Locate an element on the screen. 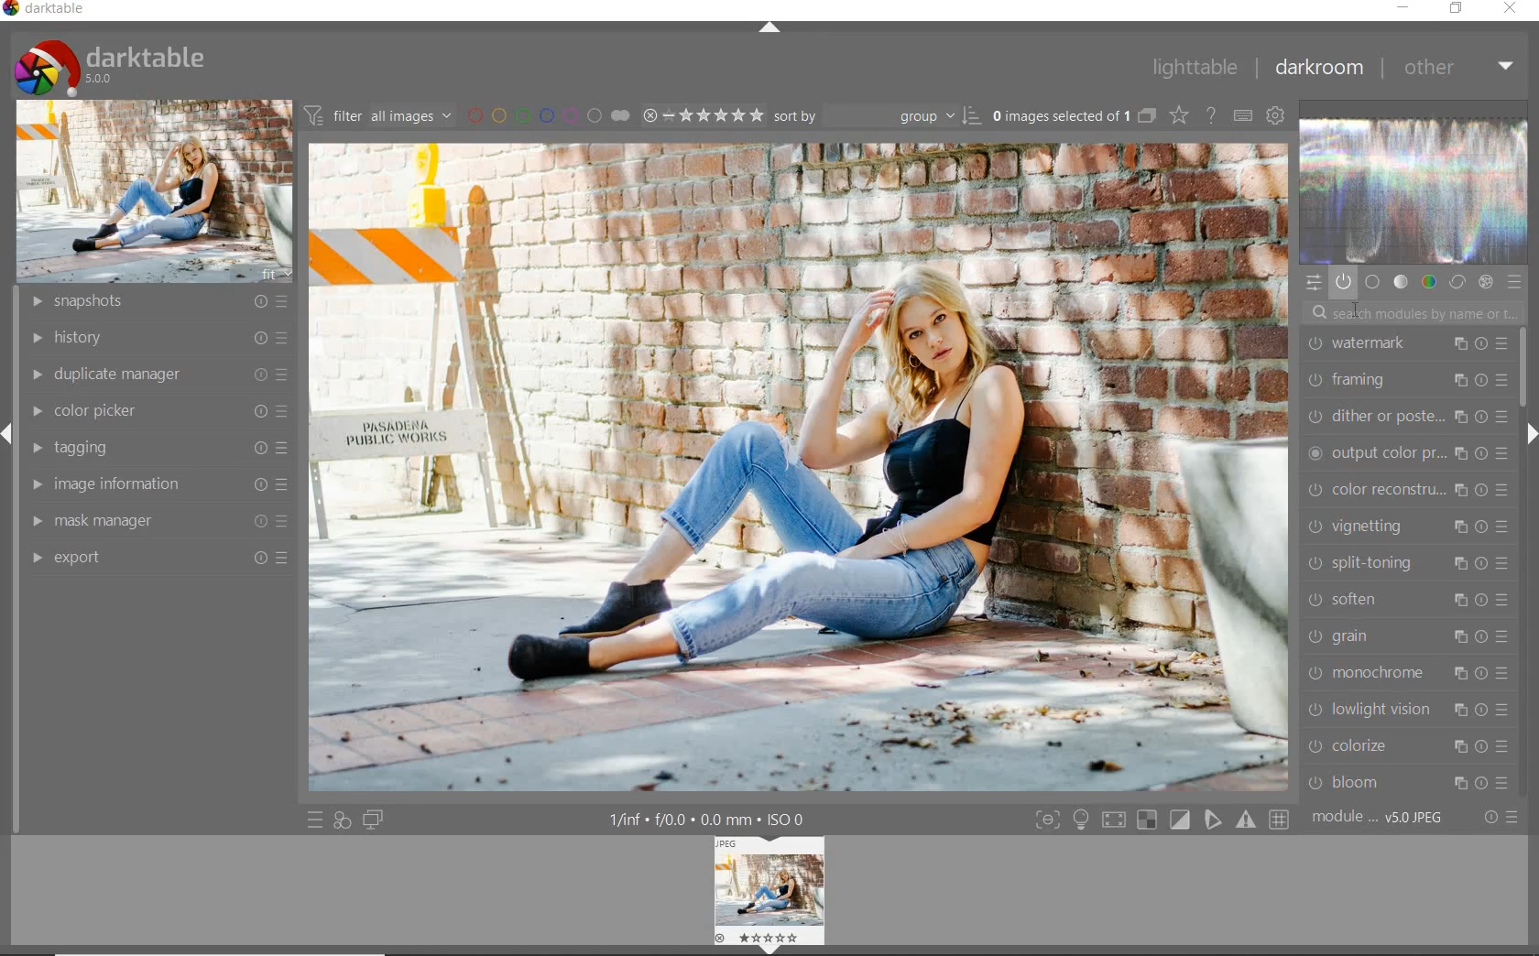 Image resolution: width=1539 pixels, height=956 pixels. base is located at coordinates (1374, 280).